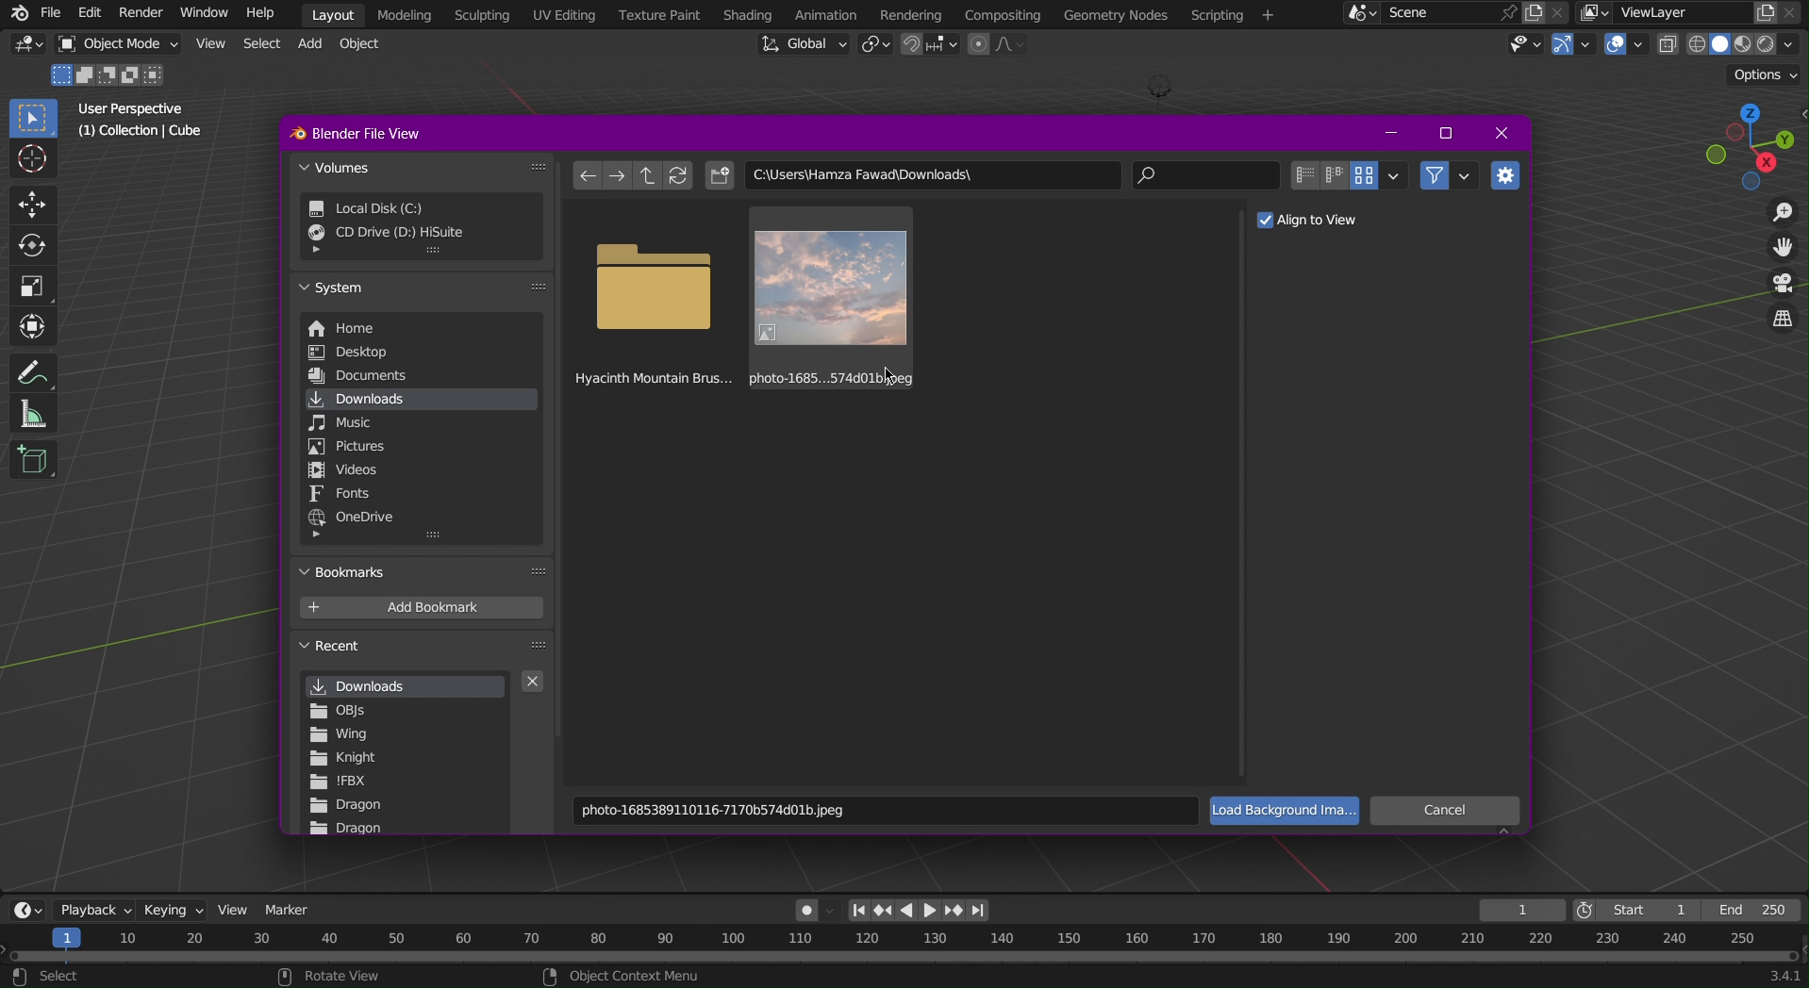 The height and width of the screenshot is (988, 1809). What do you see at coordinates (801, 45) in the screenshot?
I see `Global` at bounding box center [801, 45].